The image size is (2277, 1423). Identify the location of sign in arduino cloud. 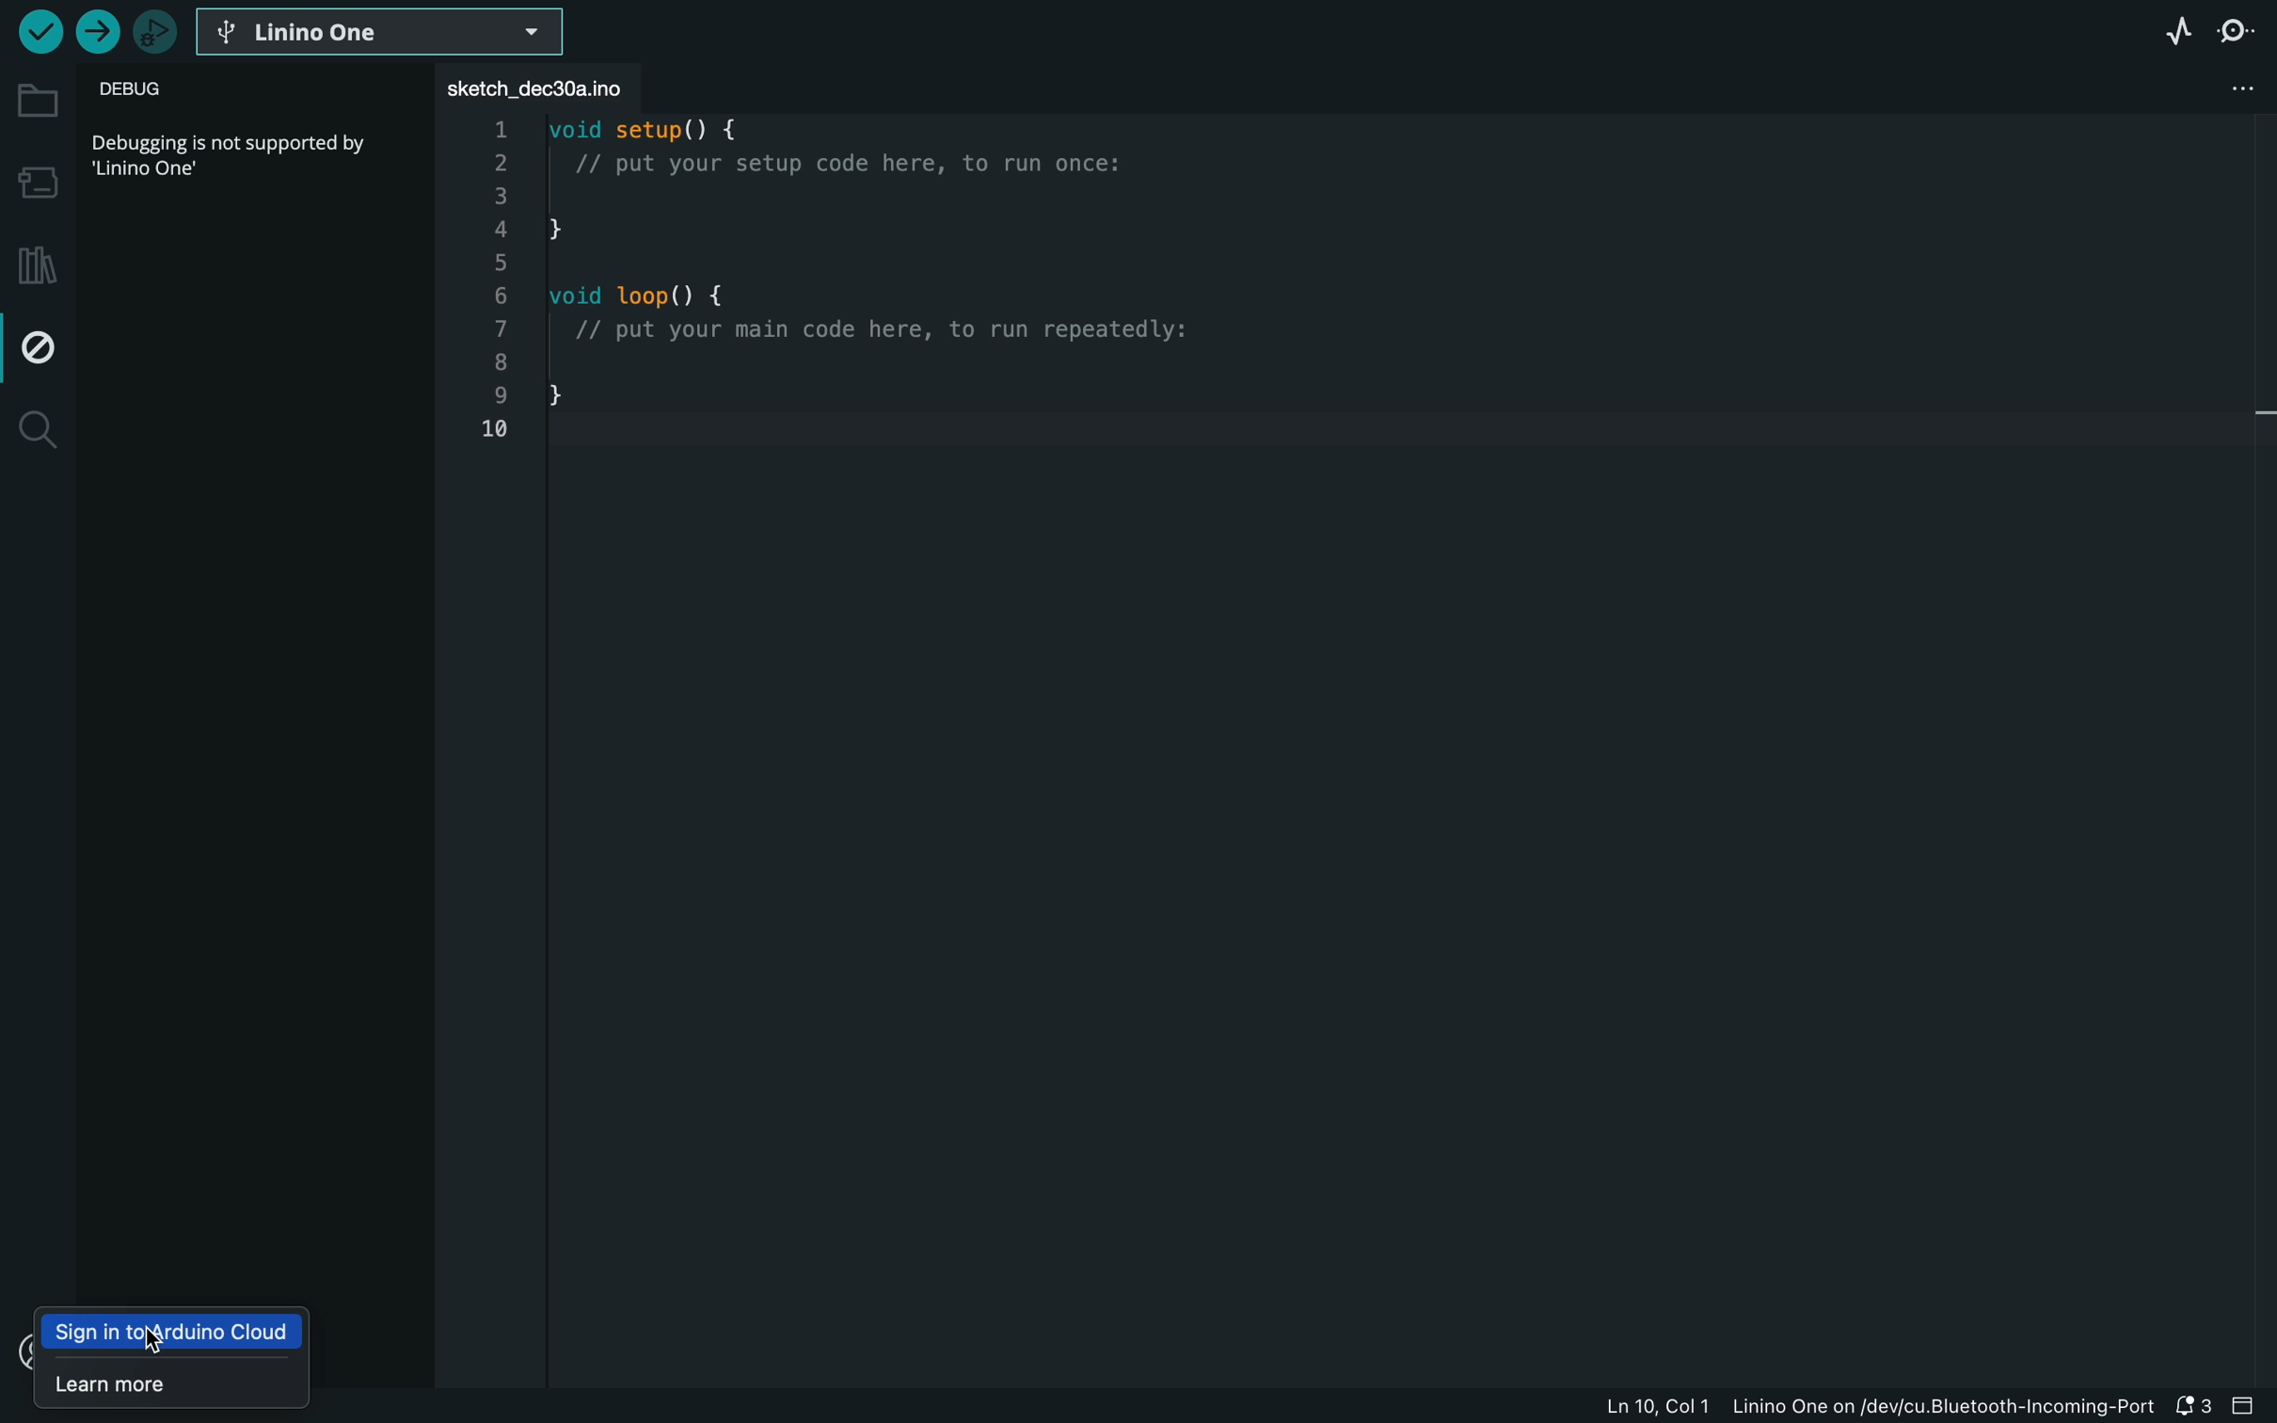
(176, 1335).